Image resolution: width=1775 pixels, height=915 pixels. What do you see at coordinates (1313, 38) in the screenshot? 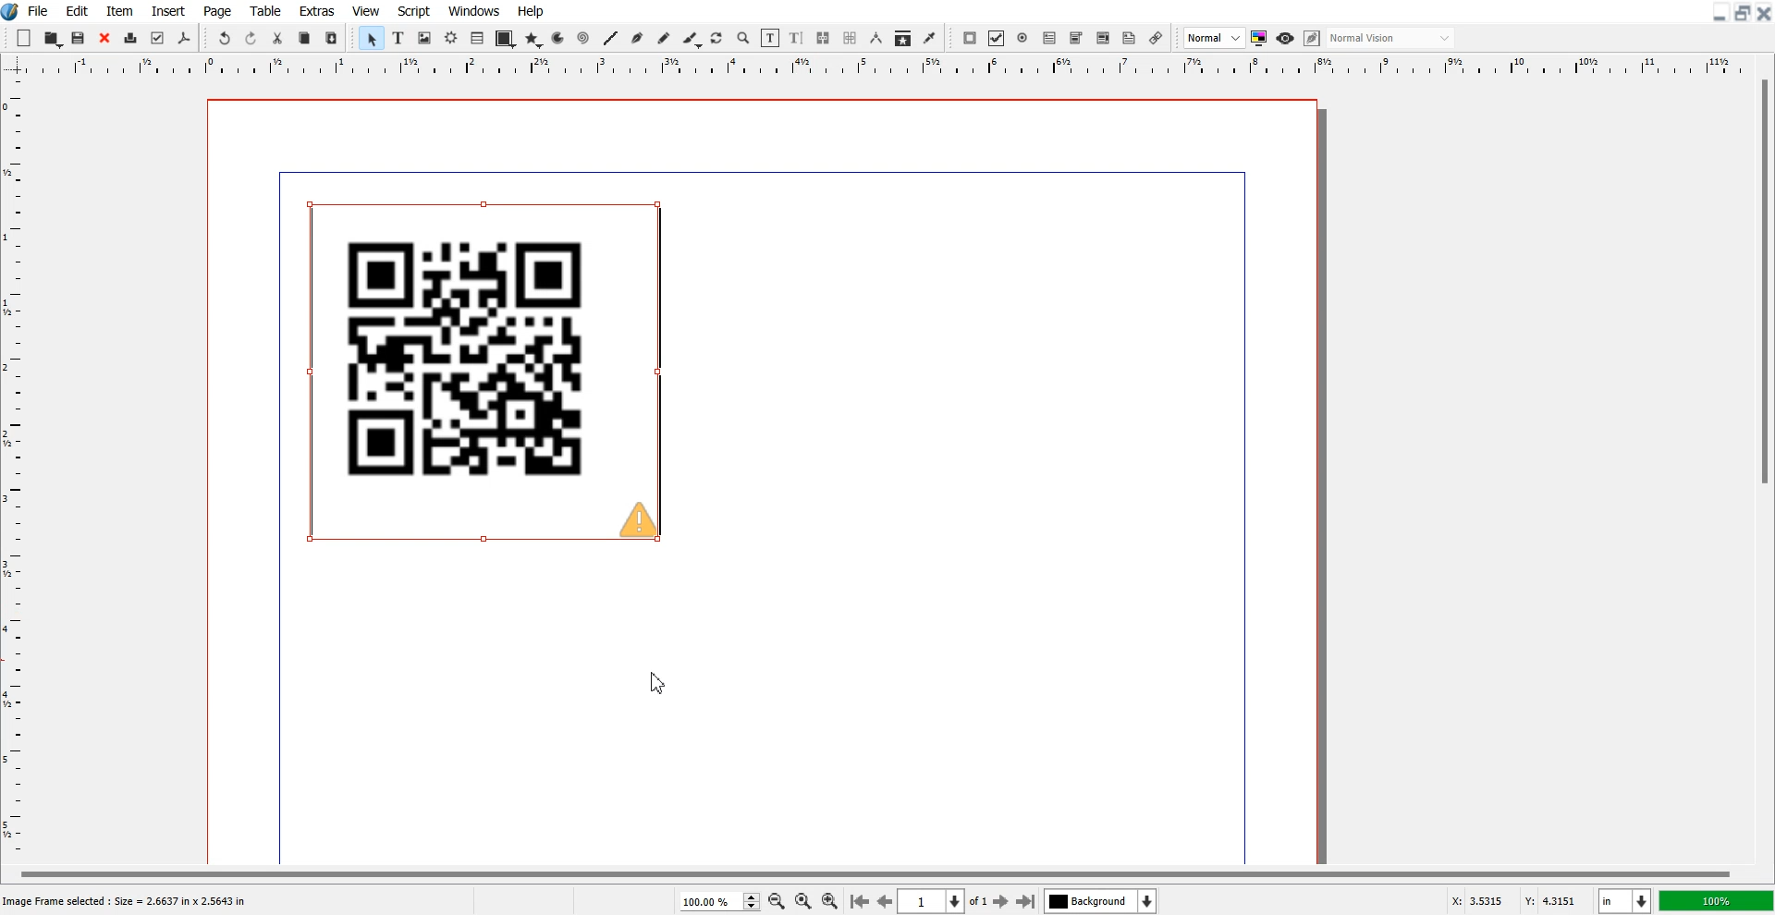
I see `Edit in preview mode` at bounding box center [1313, 38].